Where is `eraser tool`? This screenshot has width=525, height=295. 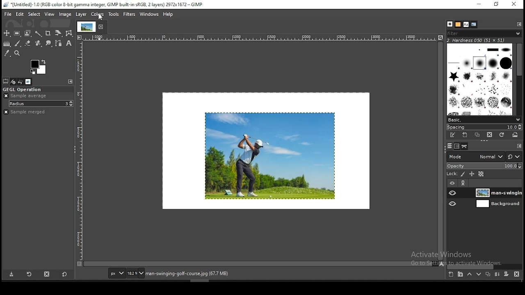 eraser tool is located at coordinates (28, 43).